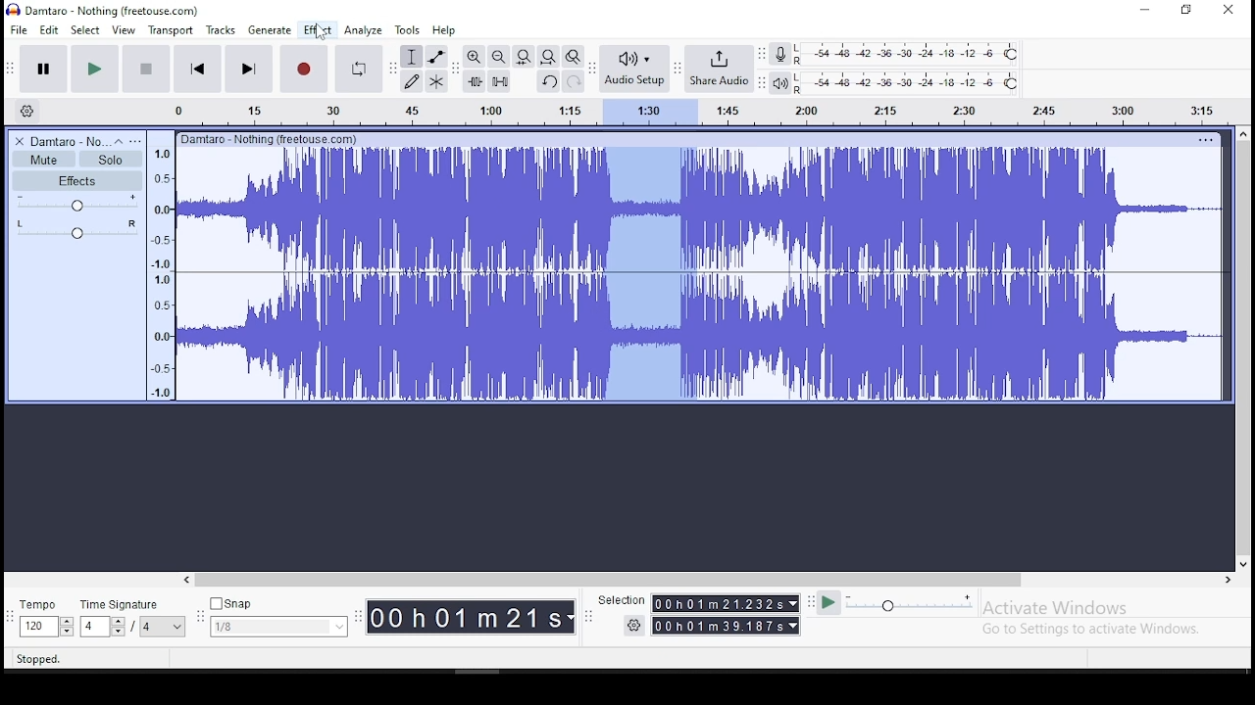 Image resolution: width=1255 pixels, height=705 pixels. Describe the element at coordinates (444, 31) in the screenshot. I see `help` at that location.